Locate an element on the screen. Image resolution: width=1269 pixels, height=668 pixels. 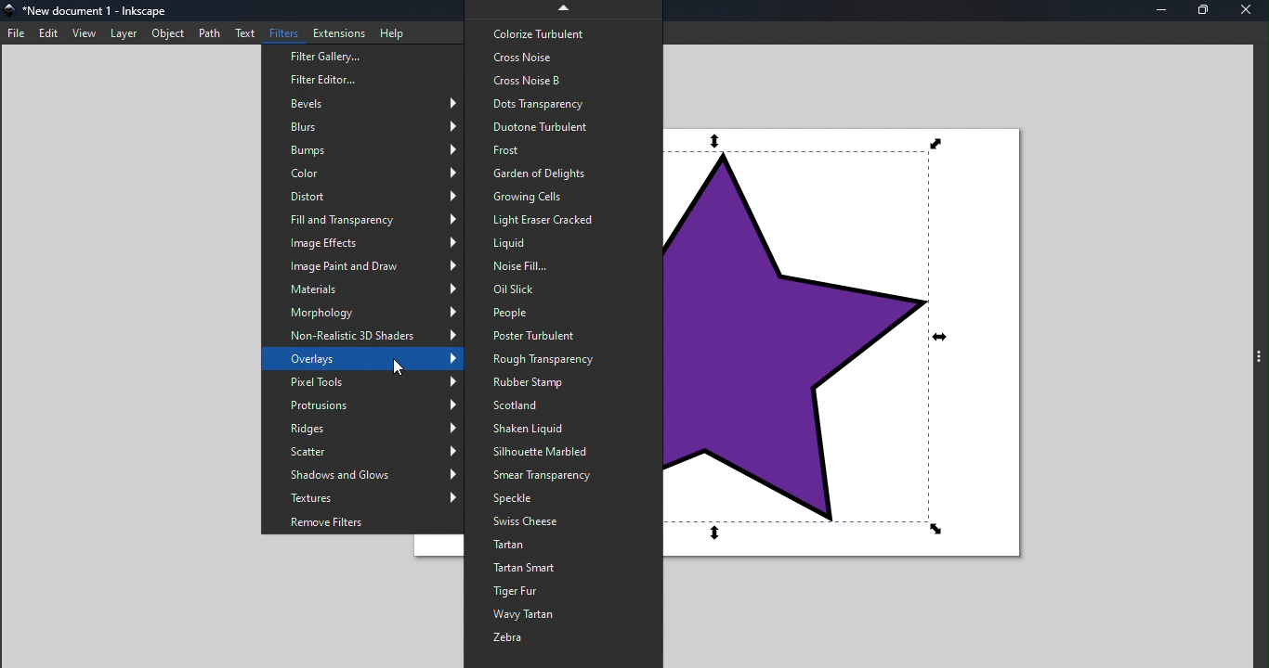
Tiger and fur is located at coordinates (565, 593).